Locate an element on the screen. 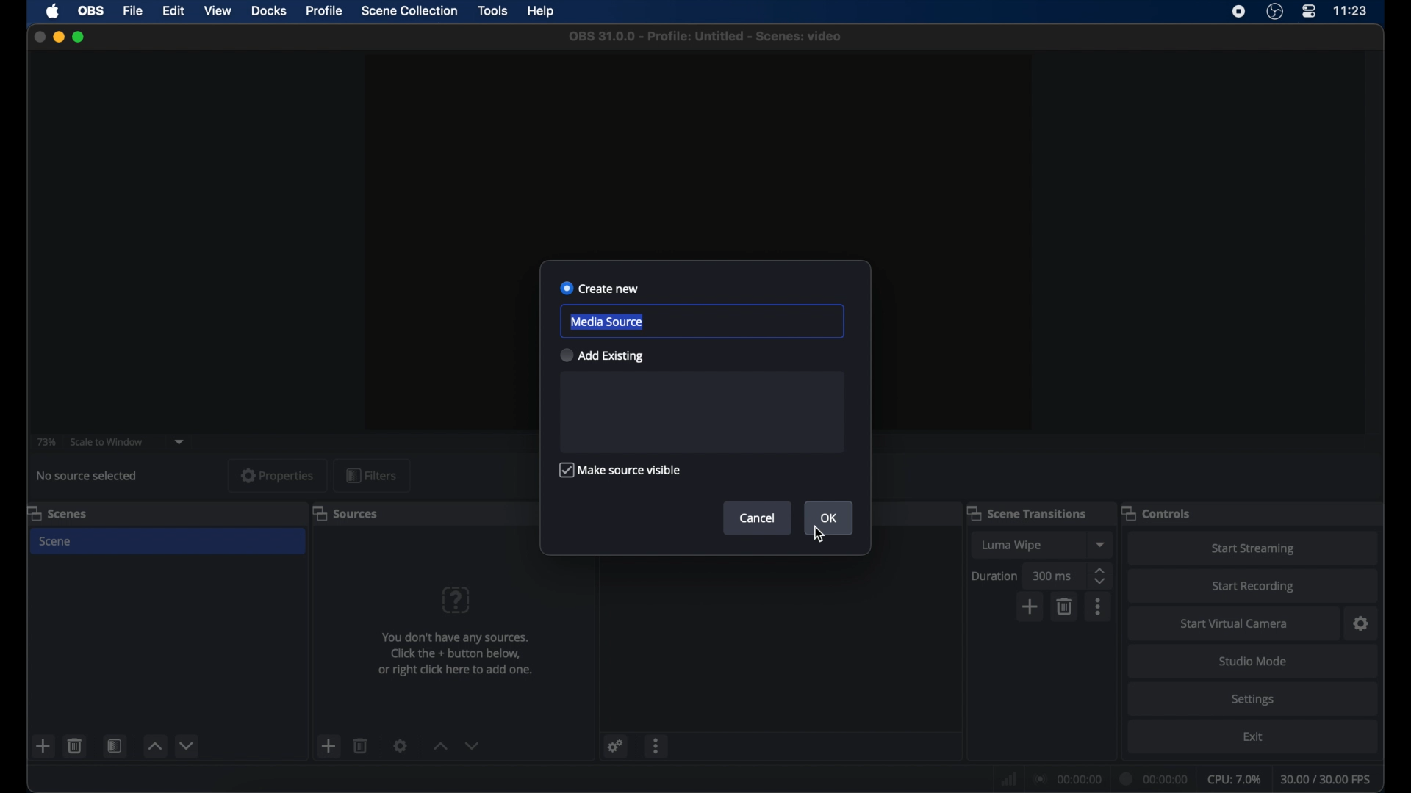 The height and width of the screenshot is (793, 1411). maximize is located at coordinates (79, 37).